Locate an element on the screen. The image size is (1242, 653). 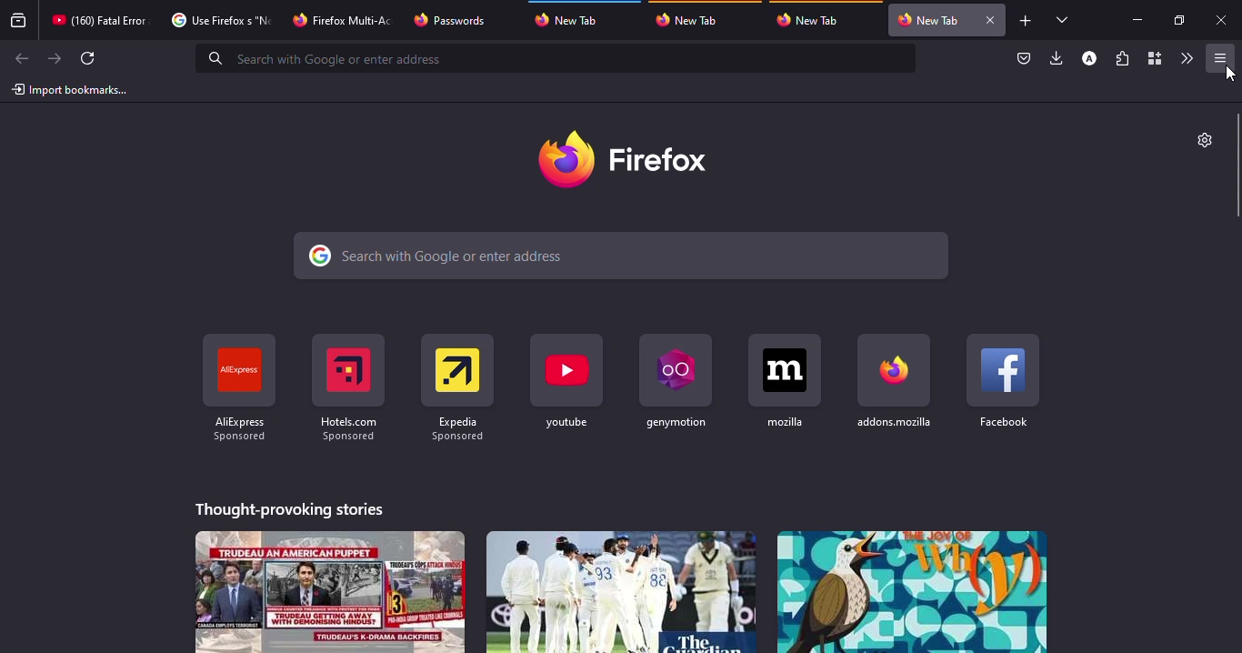
shortcut is located at coordinates (1004, 380).